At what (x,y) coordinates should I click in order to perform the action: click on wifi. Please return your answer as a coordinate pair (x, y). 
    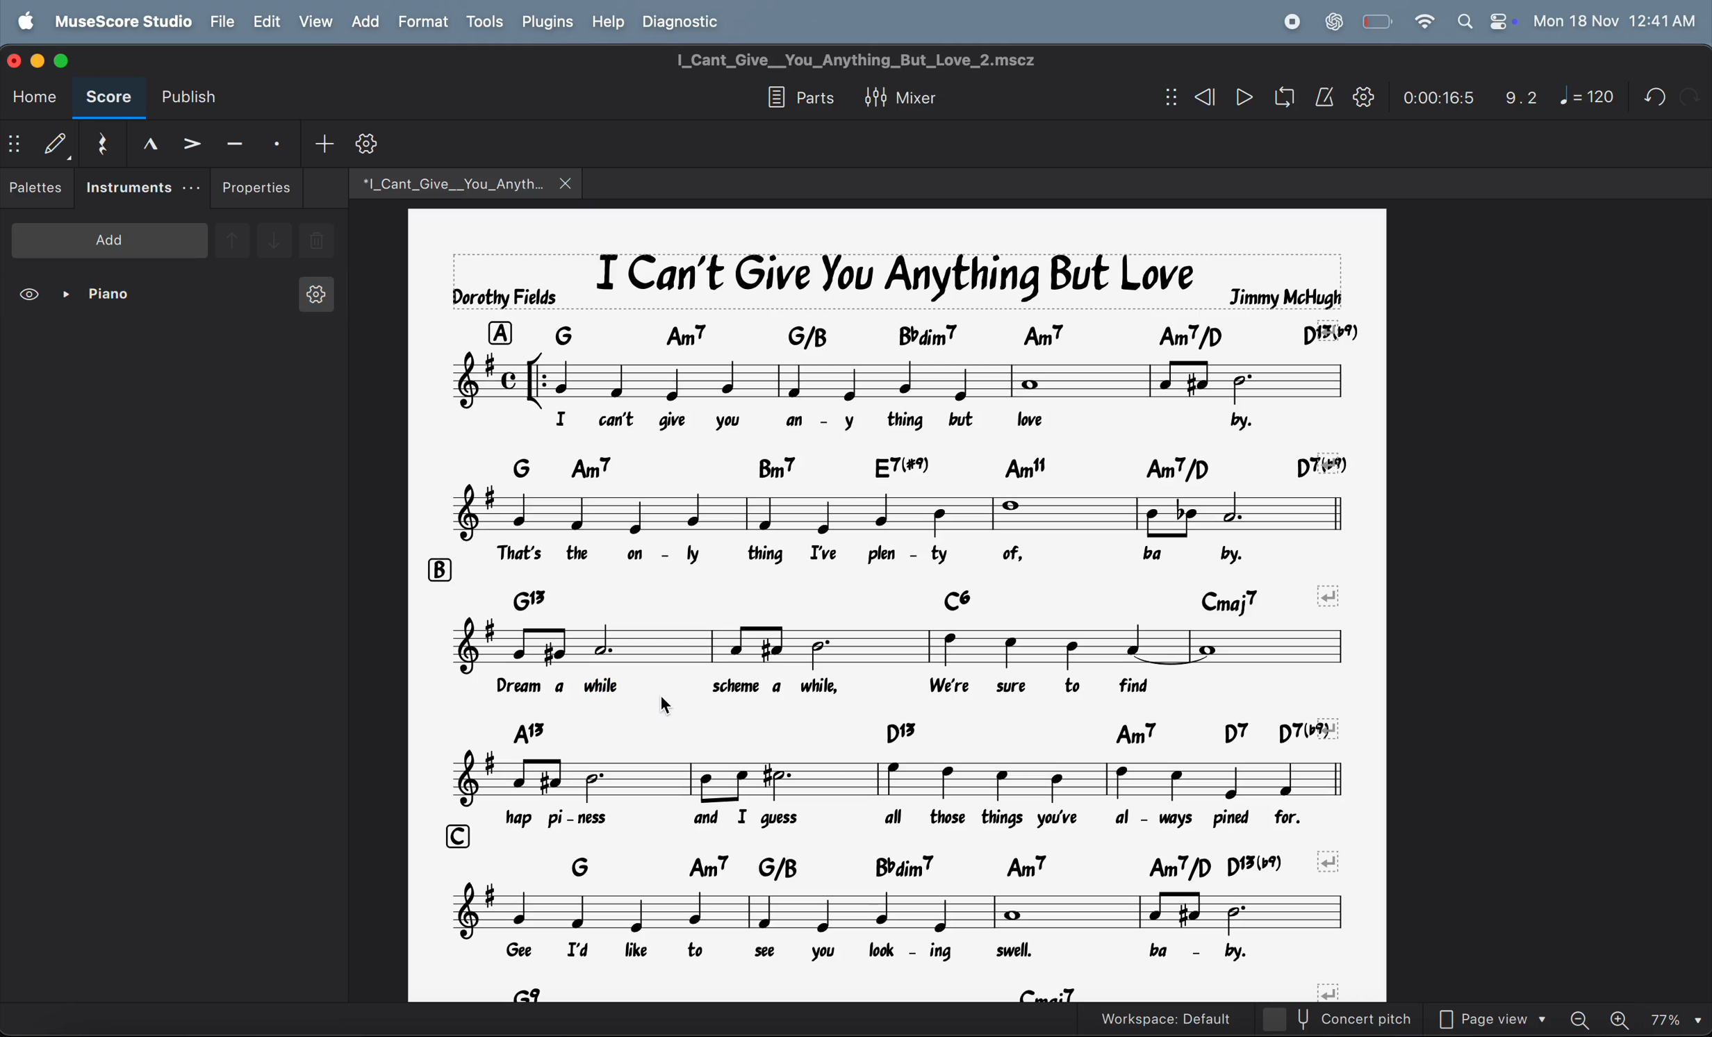
    Looking at the image, I should click on (1422, 21).